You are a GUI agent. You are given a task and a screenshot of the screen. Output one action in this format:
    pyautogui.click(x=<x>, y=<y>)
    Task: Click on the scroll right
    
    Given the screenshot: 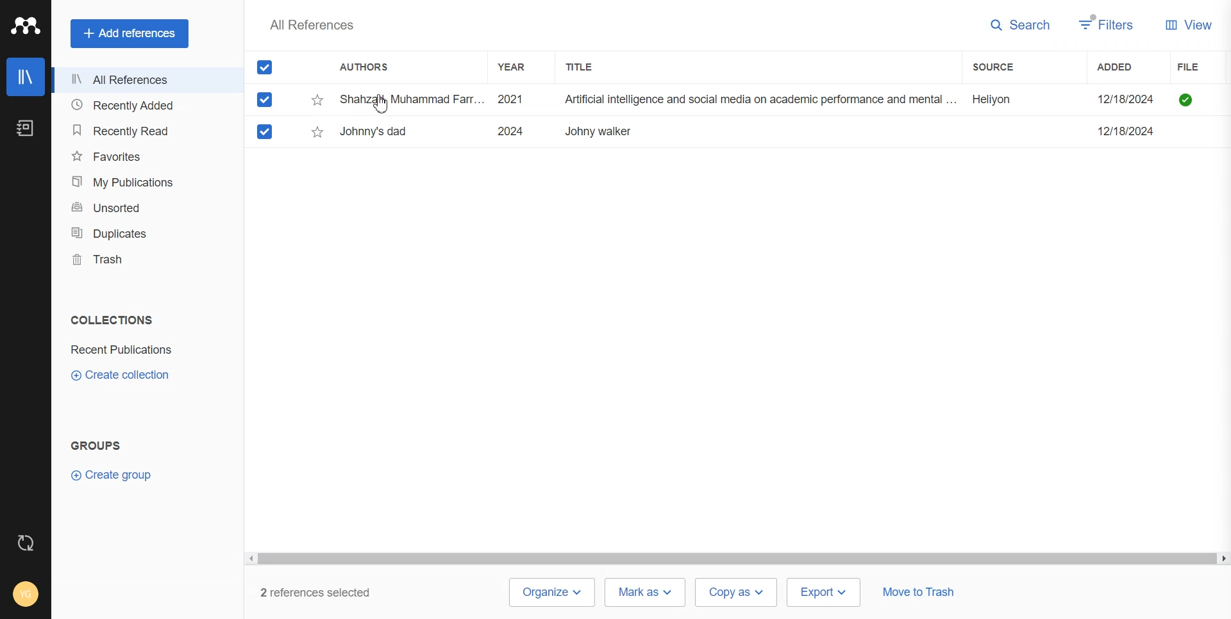 What is the action you would take?
    pyautogui.click(x=1223, y=559)
    